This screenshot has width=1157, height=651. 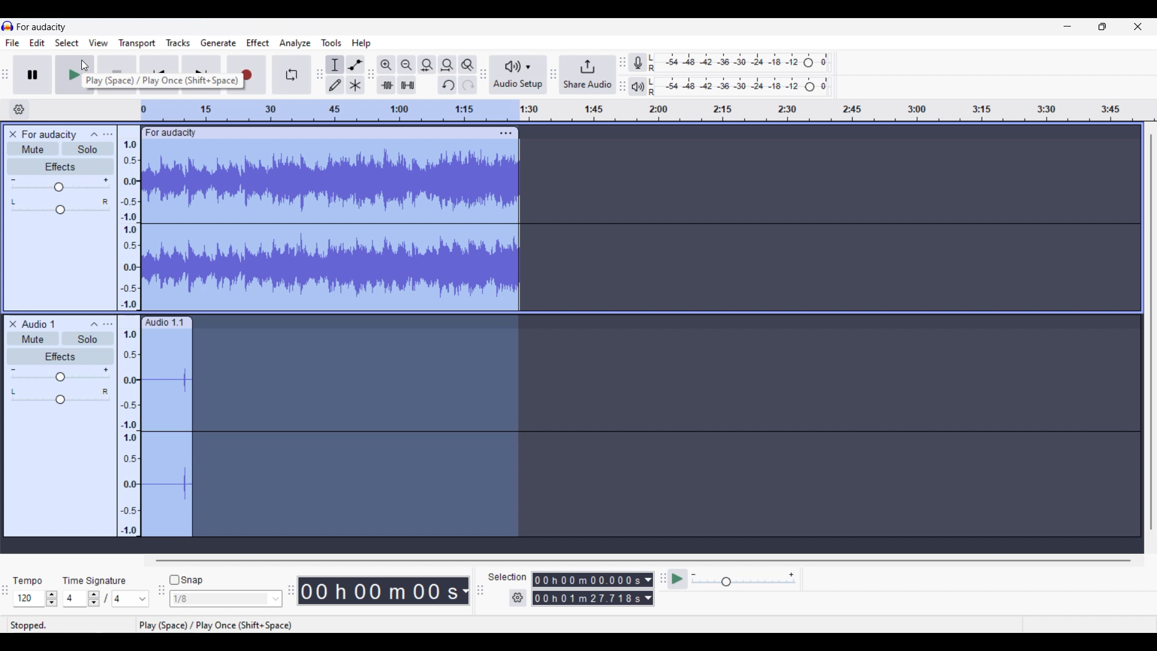 What do you see at coordinates (13, 134) in the screenshot?
I see `Close track` at bounding box center [13, 134].